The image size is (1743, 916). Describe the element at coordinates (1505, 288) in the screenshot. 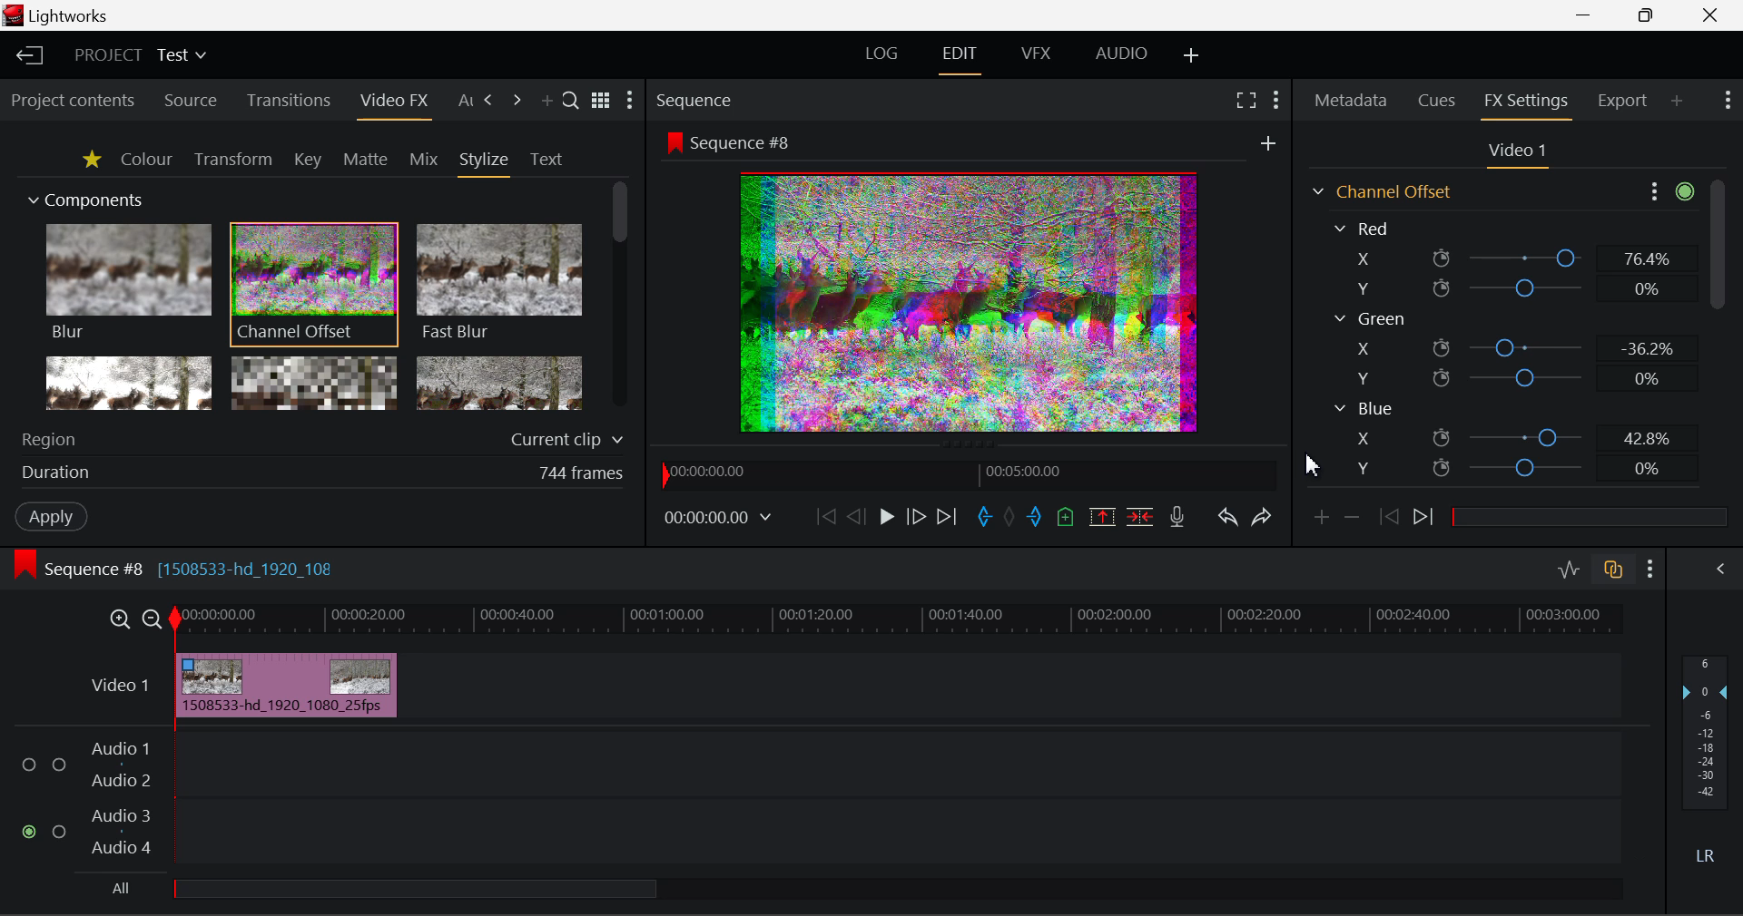

I see `Red Y` at that location.